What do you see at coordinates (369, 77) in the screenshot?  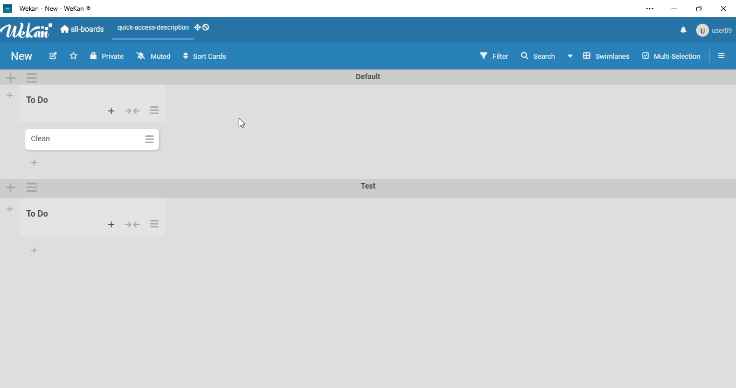 I see `swimlane name` at bounding box center [369, 77].